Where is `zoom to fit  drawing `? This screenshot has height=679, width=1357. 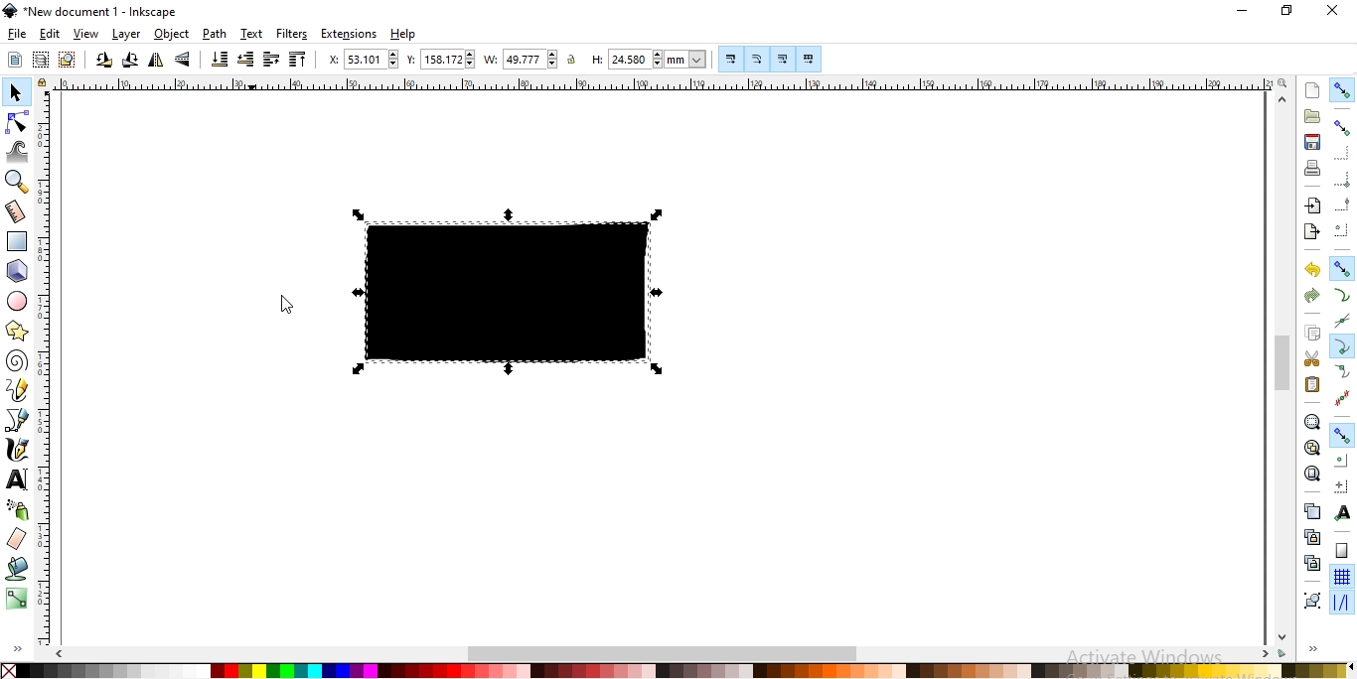 zoom to fit  drawing  is located at coordinates (1310, 448).